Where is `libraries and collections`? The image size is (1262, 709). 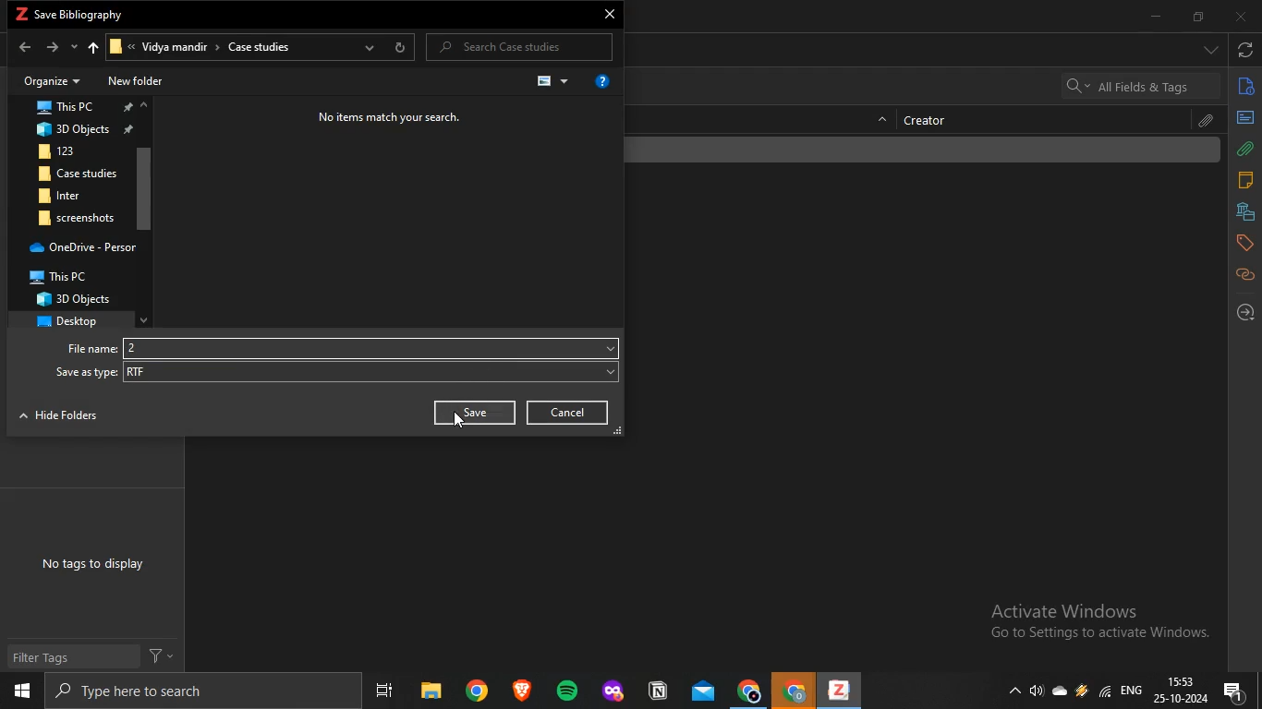 libraries and collections is located at coordinates (1245, 210).